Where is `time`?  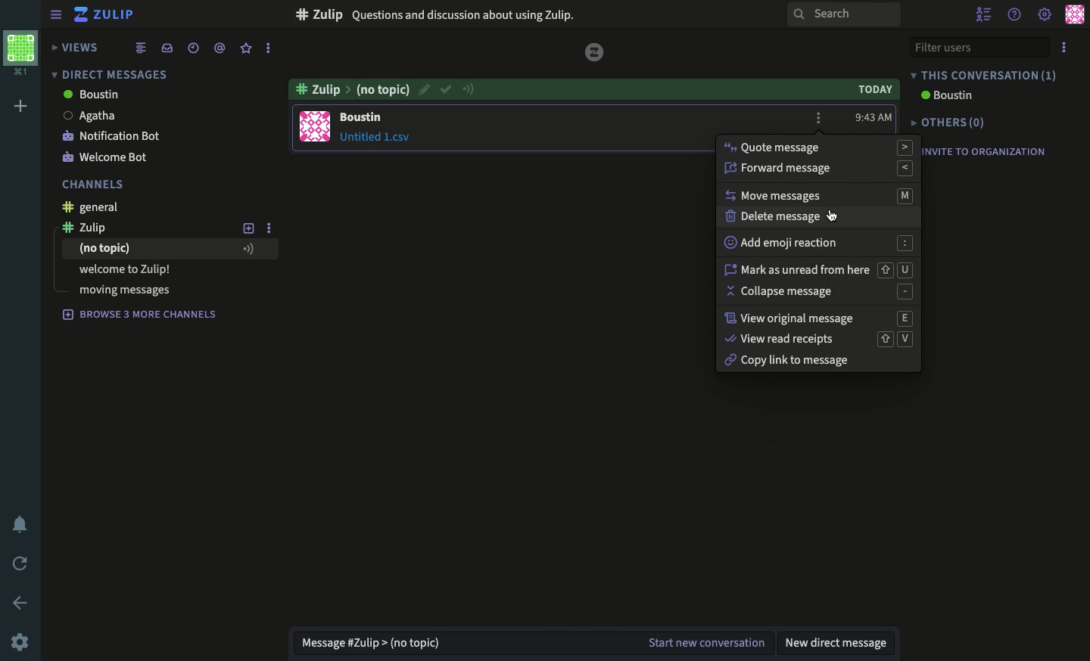
time is located at coordinates (874, 119).